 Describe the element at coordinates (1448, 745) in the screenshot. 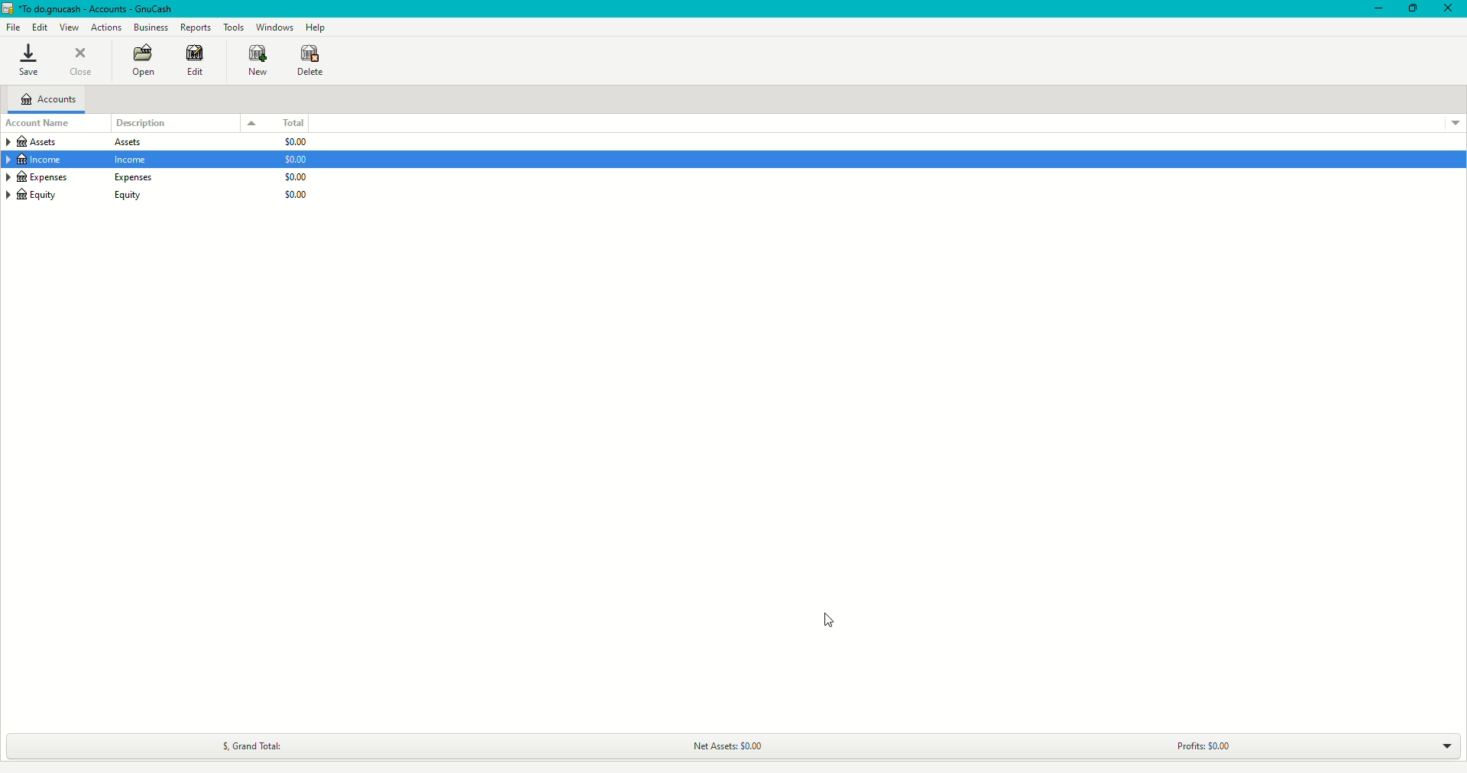

I see `Drop down` at that location.